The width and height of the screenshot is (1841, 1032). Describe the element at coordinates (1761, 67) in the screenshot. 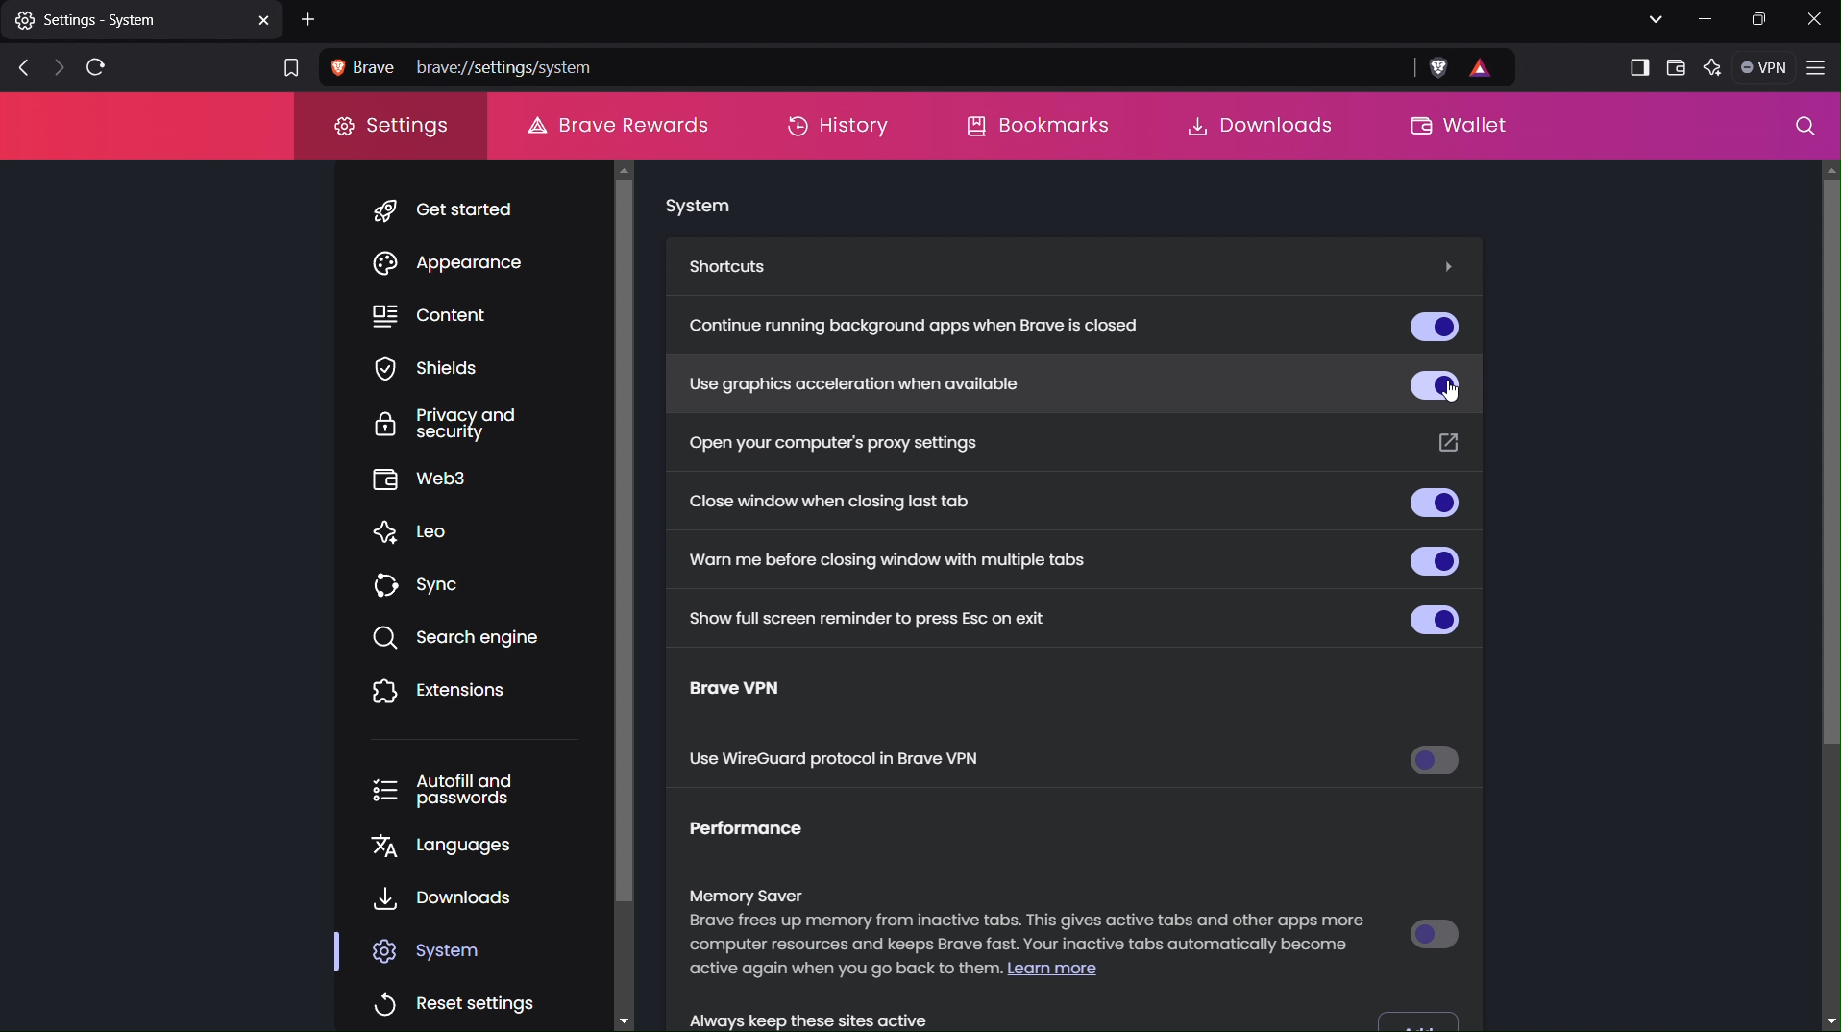

I see `VPN` at that location.